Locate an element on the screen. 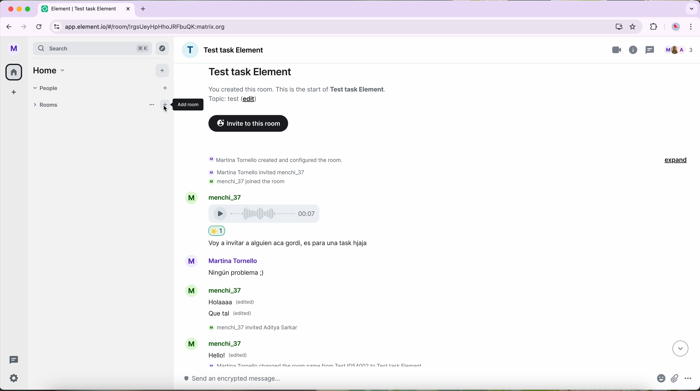 The image size is (700, 391). navigate back is located at coordinates (7, 25).